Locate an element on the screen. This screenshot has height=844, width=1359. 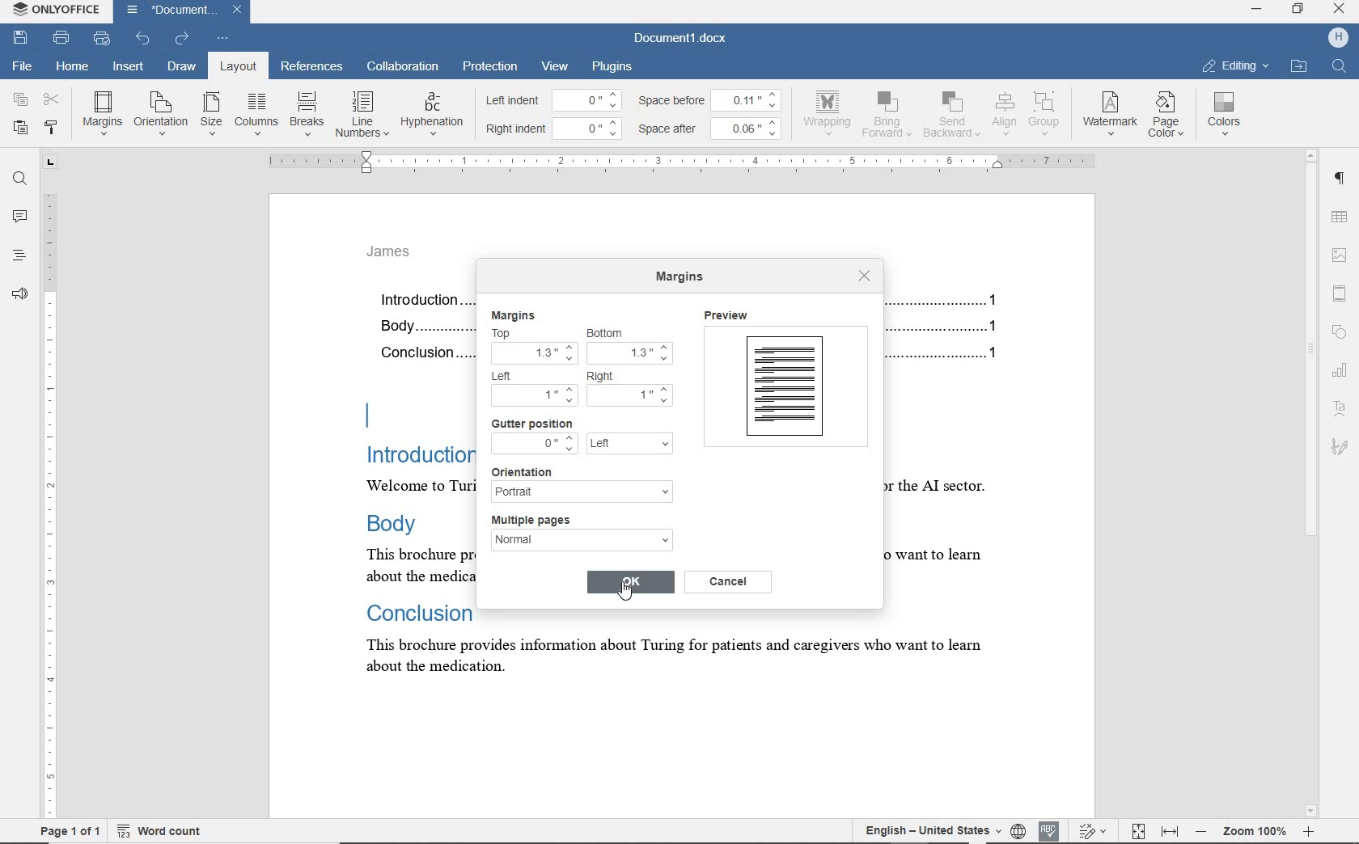
watermark is located at coordinates (1111, 115).